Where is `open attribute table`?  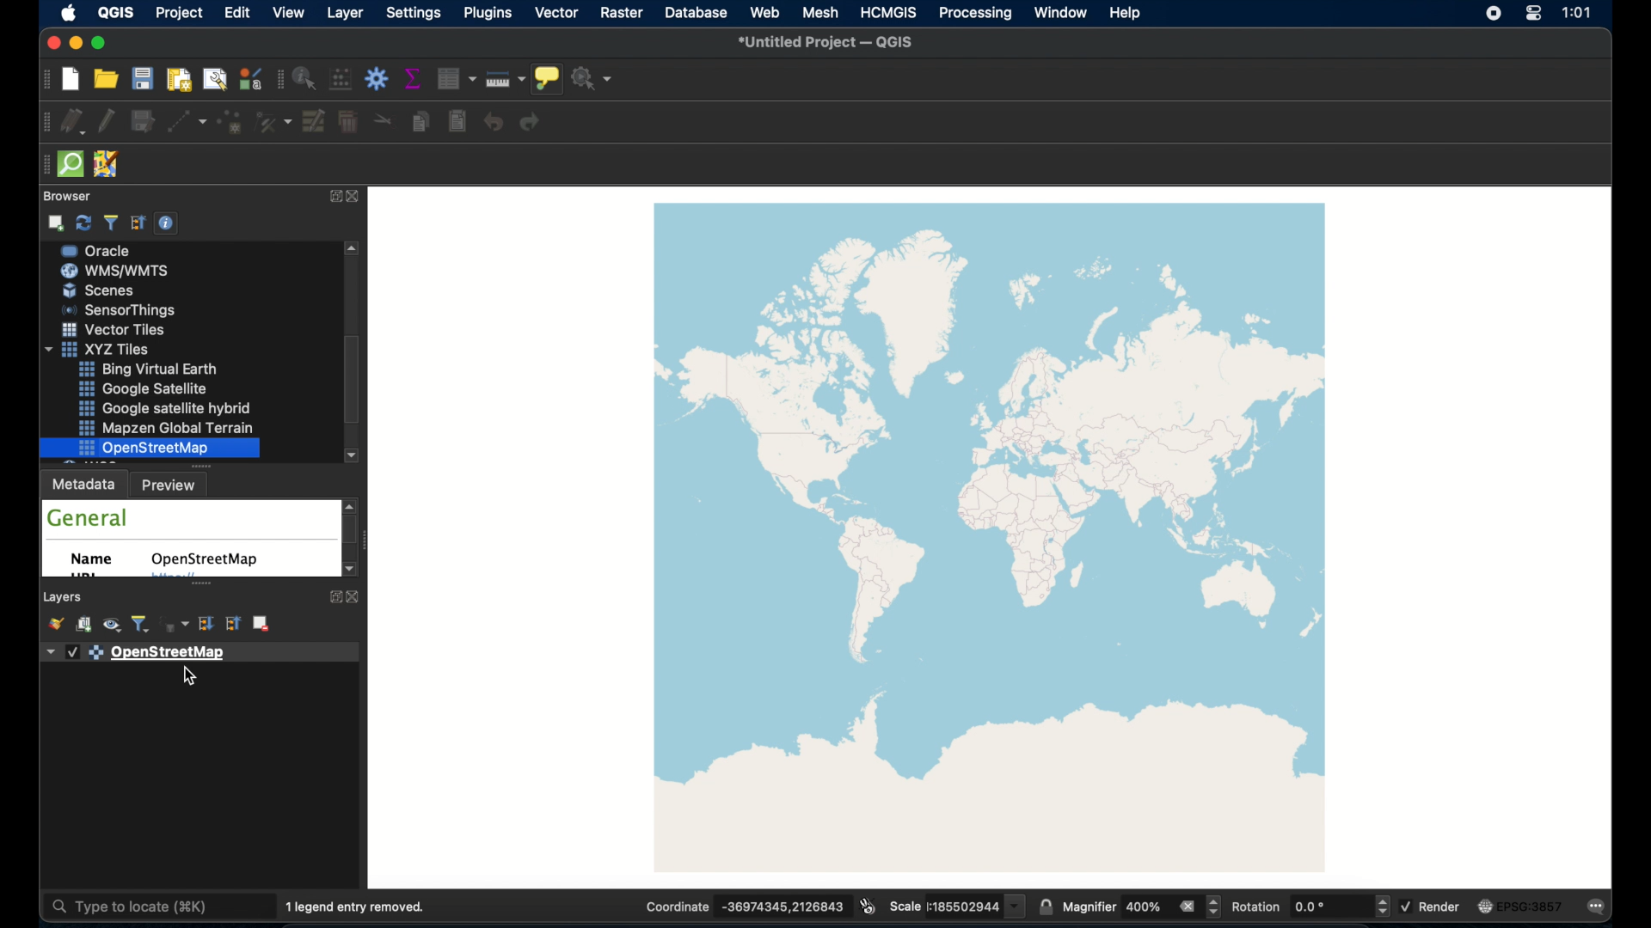 open attribute table is located at coordinates (455, 77).